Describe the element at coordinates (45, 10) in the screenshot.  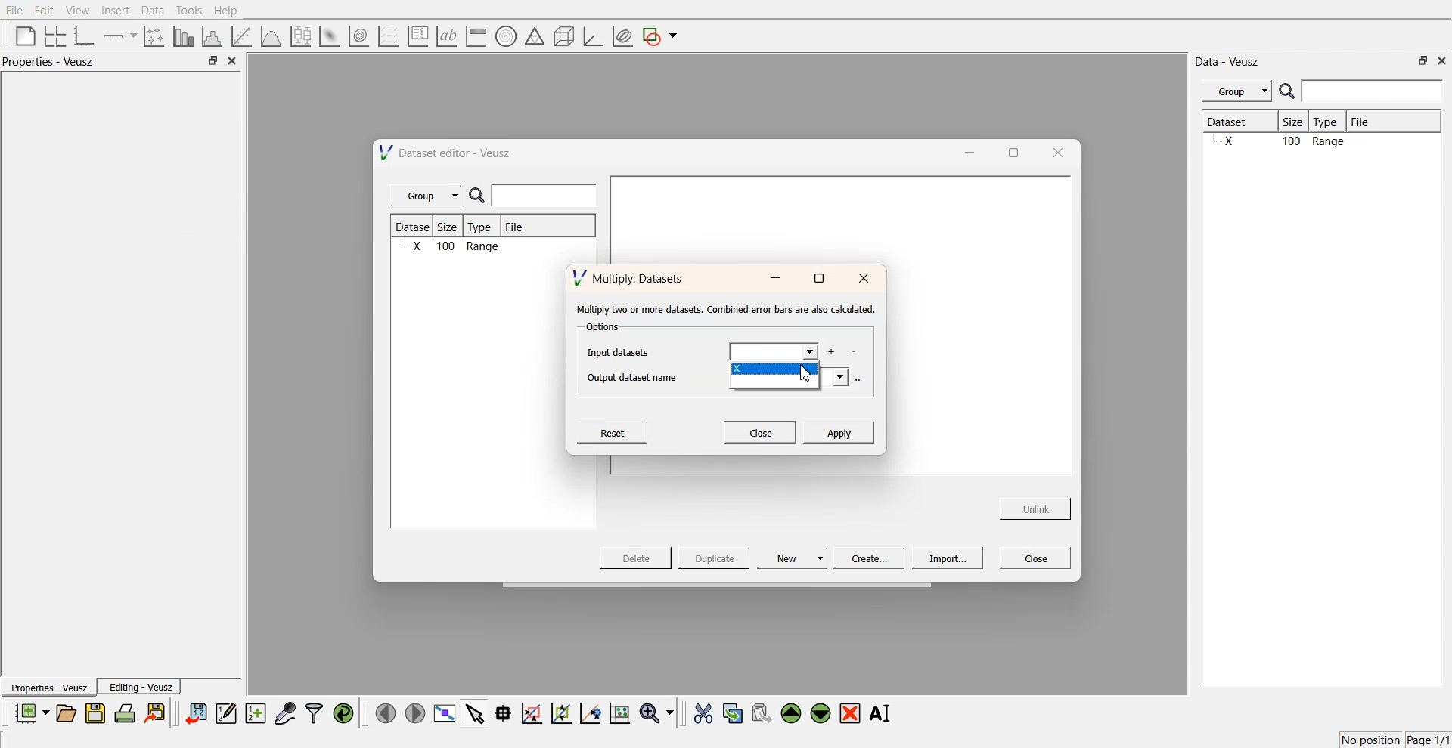
I see `Edit` at that location.